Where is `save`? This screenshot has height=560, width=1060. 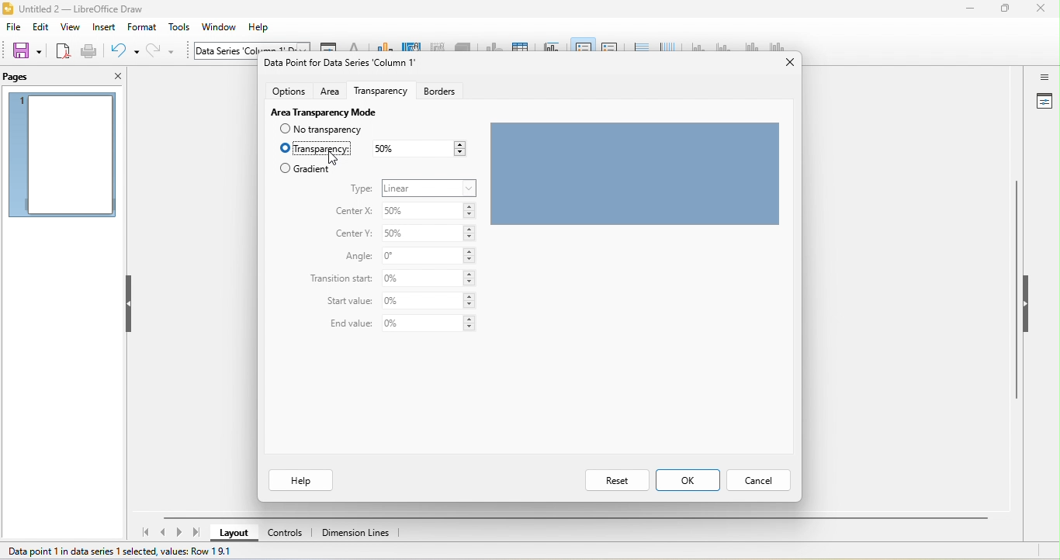 save is located at coordinates (26, 50).